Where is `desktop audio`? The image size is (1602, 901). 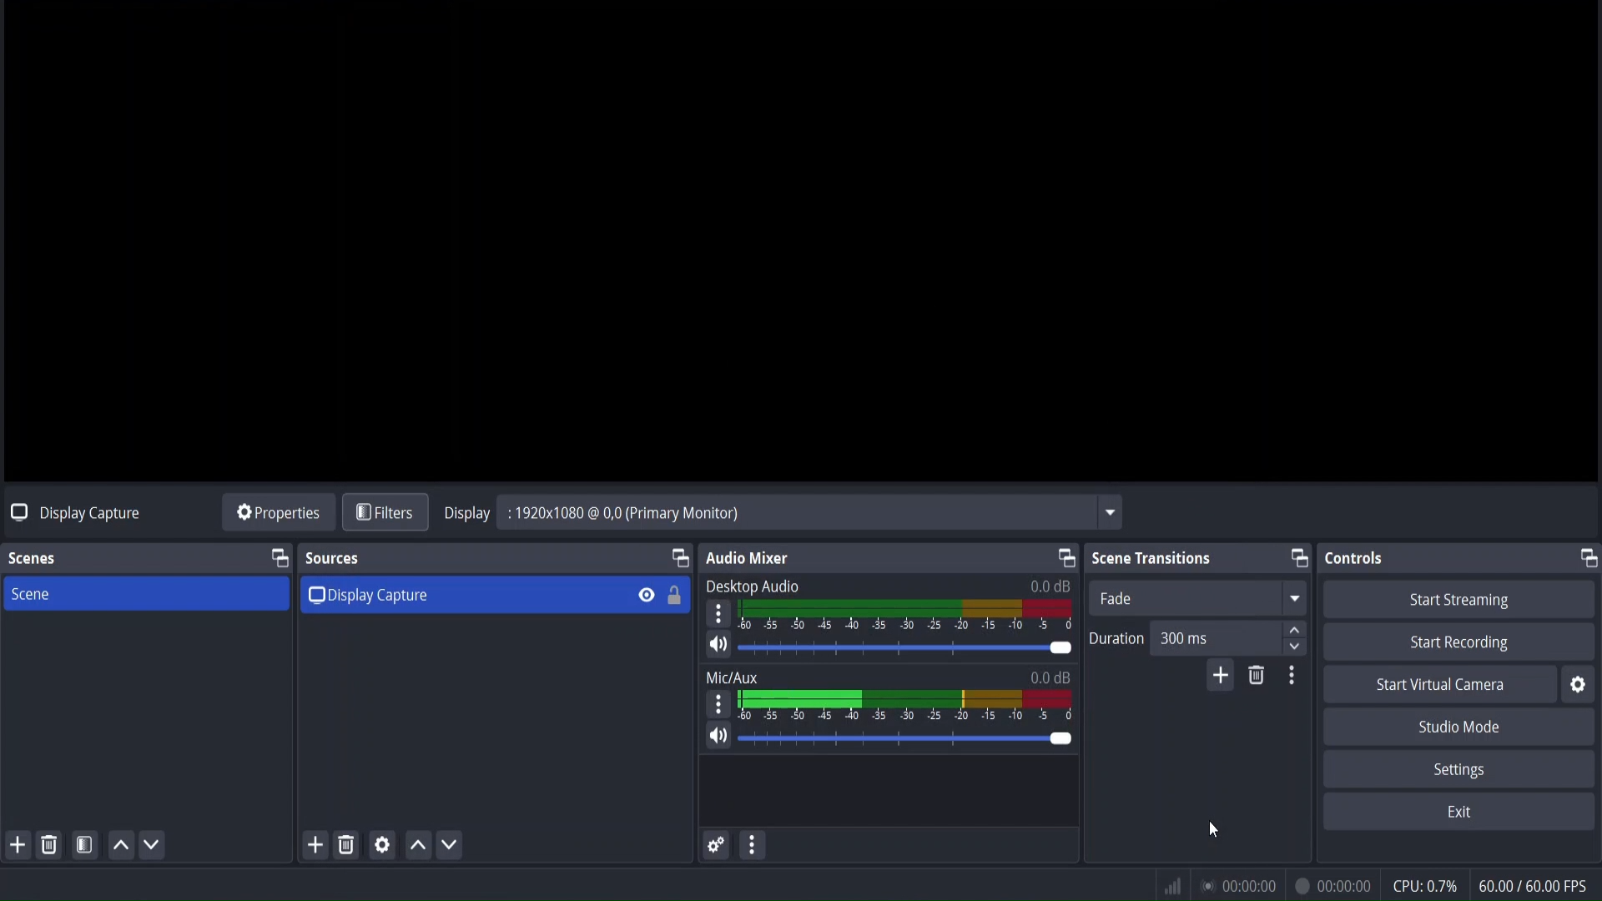
desktop audio is located at coordinates (904, 618).